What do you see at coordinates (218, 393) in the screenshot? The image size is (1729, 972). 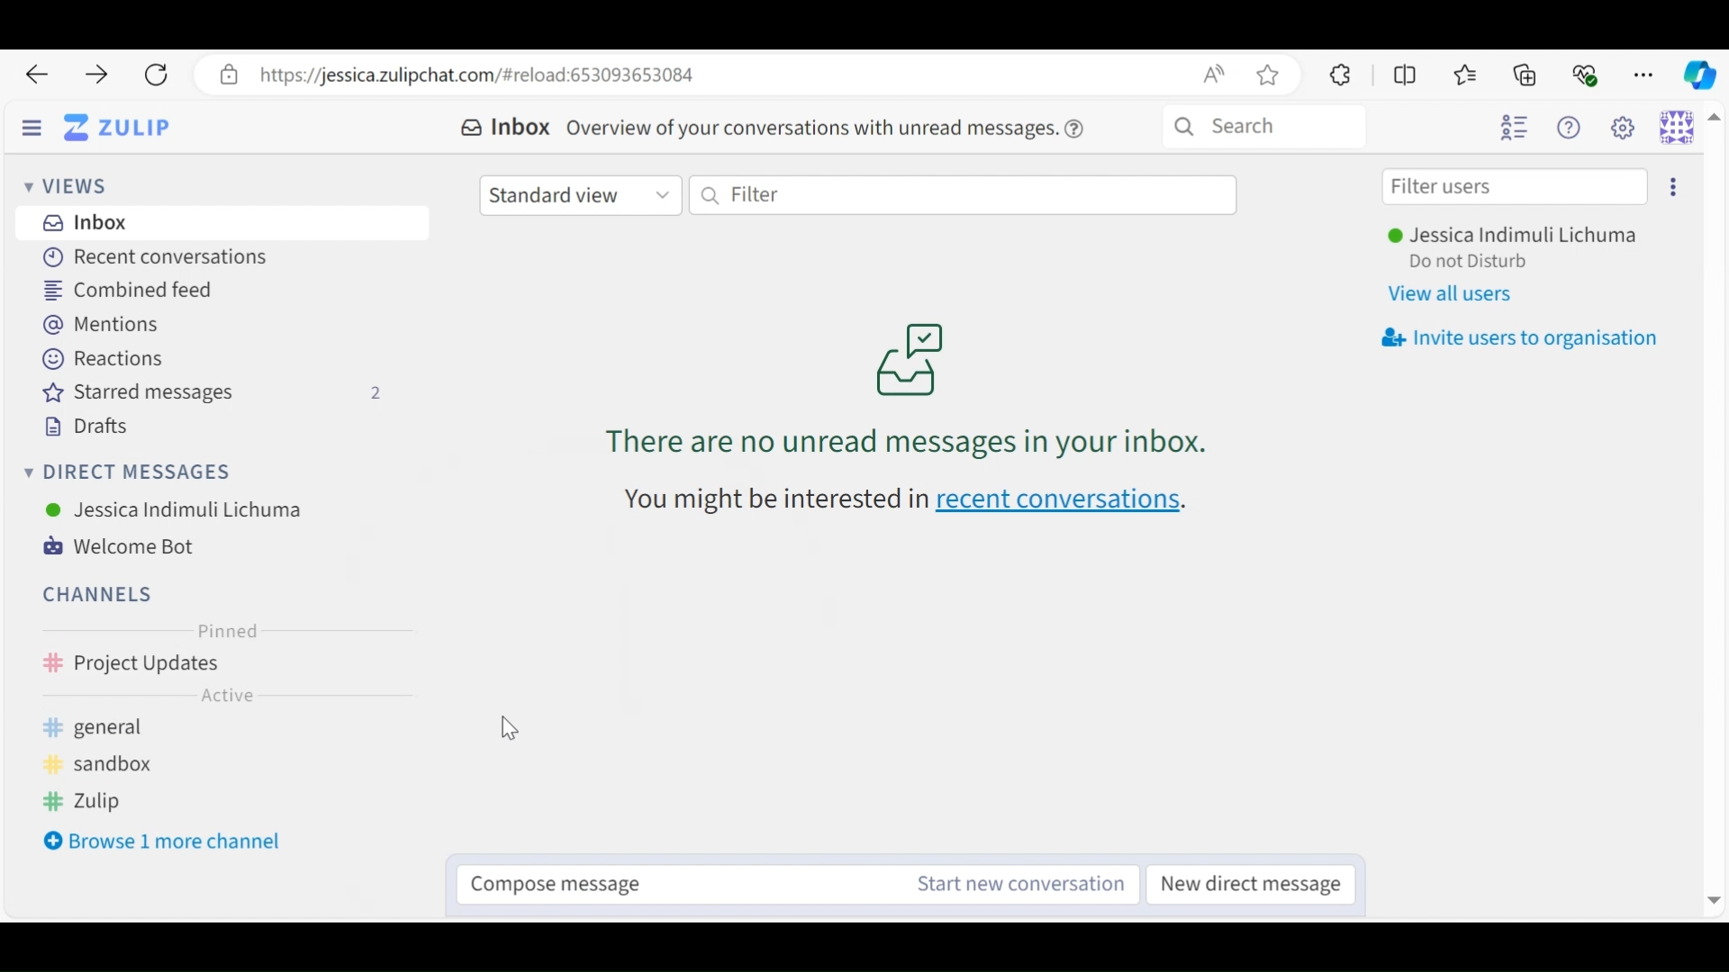 I see `Starred messages` at bounding box center [218, 393].